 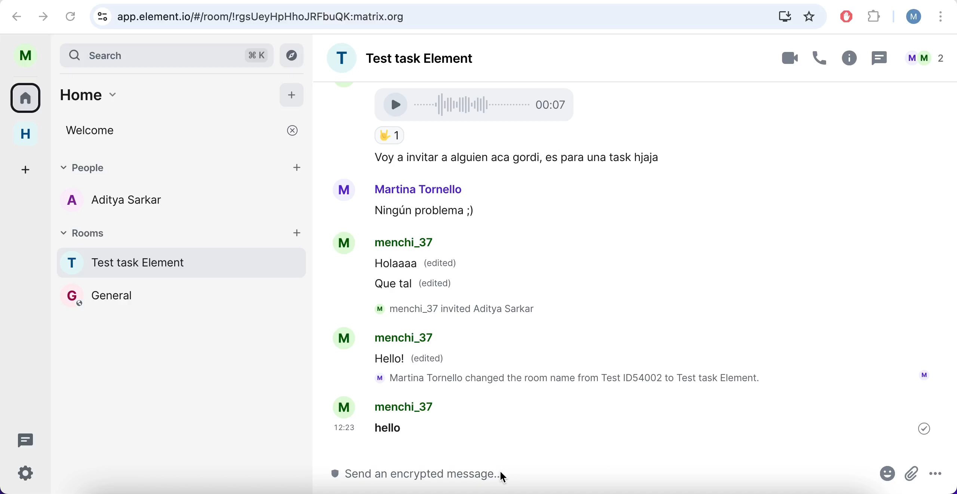 I want to click on , so click(x=924, y=428).